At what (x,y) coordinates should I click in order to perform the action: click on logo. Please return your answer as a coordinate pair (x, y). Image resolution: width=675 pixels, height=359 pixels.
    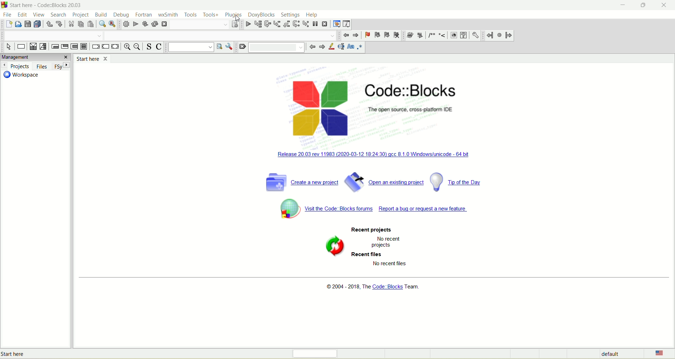
    Looking at the image, I should click on (317, 108).